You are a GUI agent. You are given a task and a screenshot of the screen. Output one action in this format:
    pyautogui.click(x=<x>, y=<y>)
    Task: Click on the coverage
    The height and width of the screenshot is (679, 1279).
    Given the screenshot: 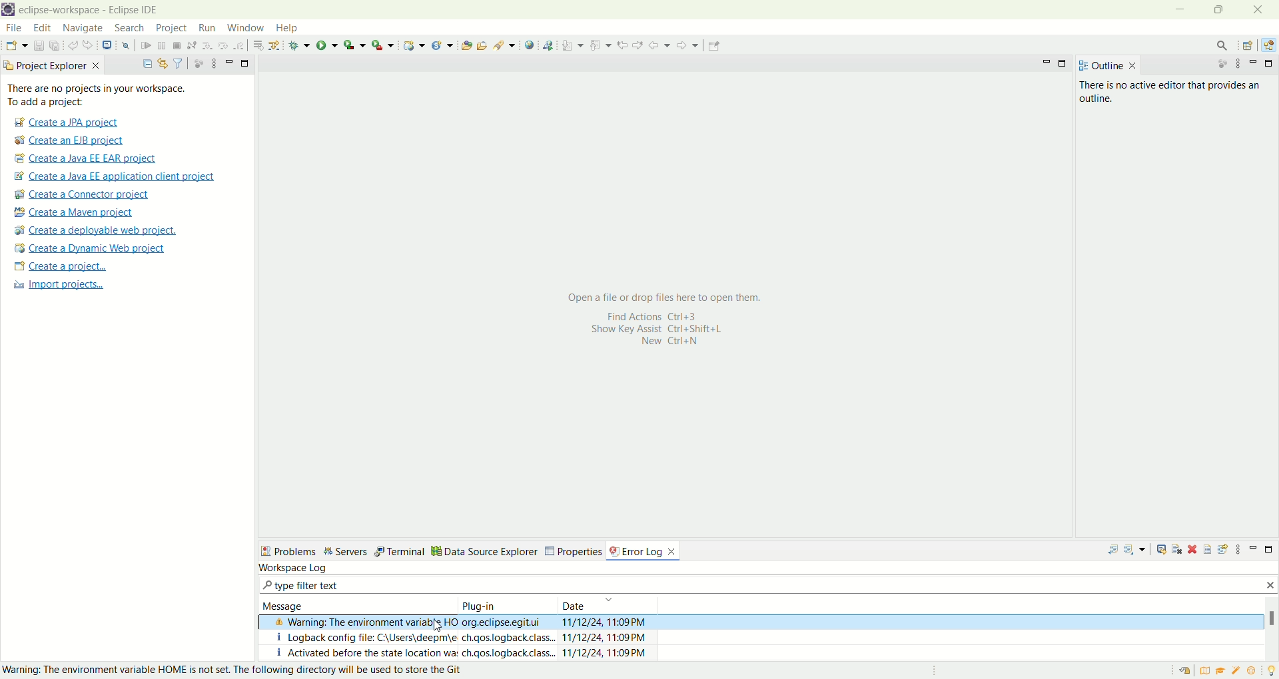 What is the action you would take?
    pyautogui.click(x=354, y=45)
    